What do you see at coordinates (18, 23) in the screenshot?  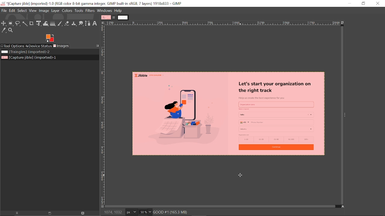 I see `Free select tool` at bounding box center [18, 23].